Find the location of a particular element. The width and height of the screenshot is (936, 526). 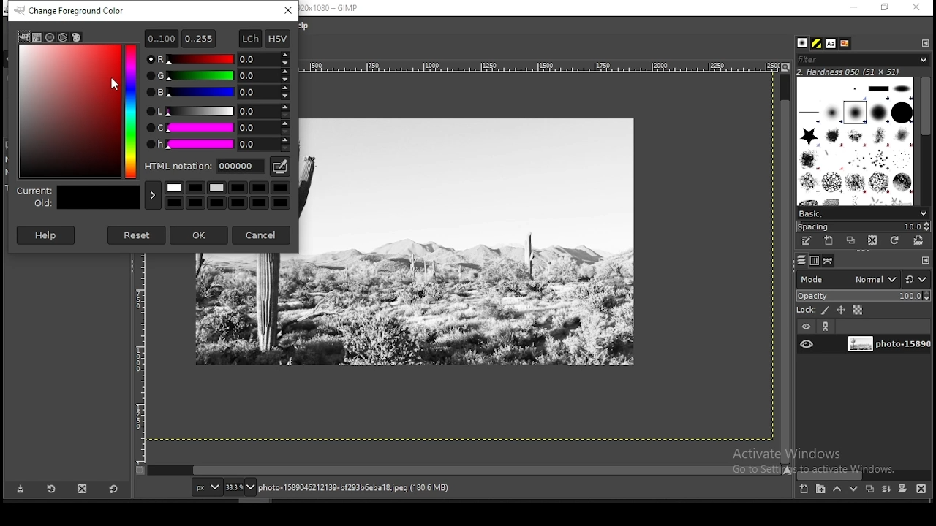

scroll bar is located at coordinates (785, 267).